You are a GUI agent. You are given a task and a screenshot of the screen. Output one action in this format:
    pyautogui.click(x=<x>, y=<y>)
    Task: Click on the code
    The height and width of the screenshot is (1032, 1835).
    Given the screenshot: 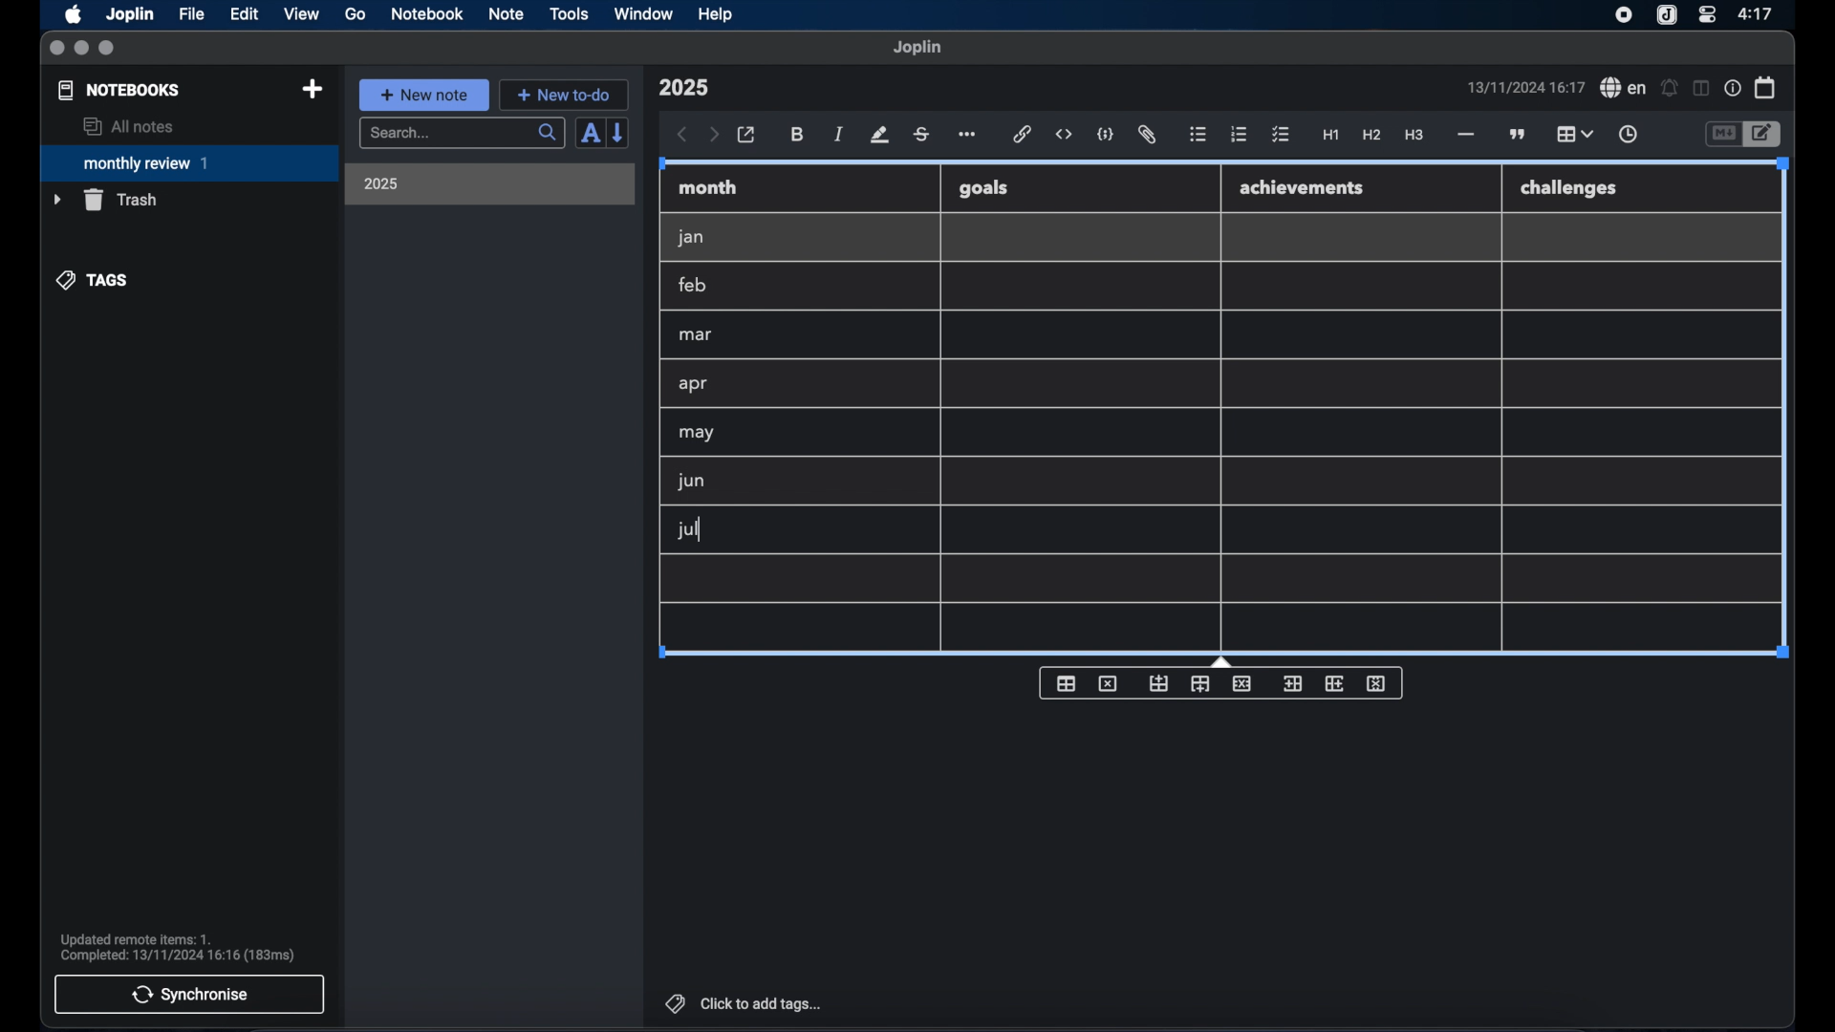 What is the action you would take?
    pyautogui.click(x=1106, y=136)
    